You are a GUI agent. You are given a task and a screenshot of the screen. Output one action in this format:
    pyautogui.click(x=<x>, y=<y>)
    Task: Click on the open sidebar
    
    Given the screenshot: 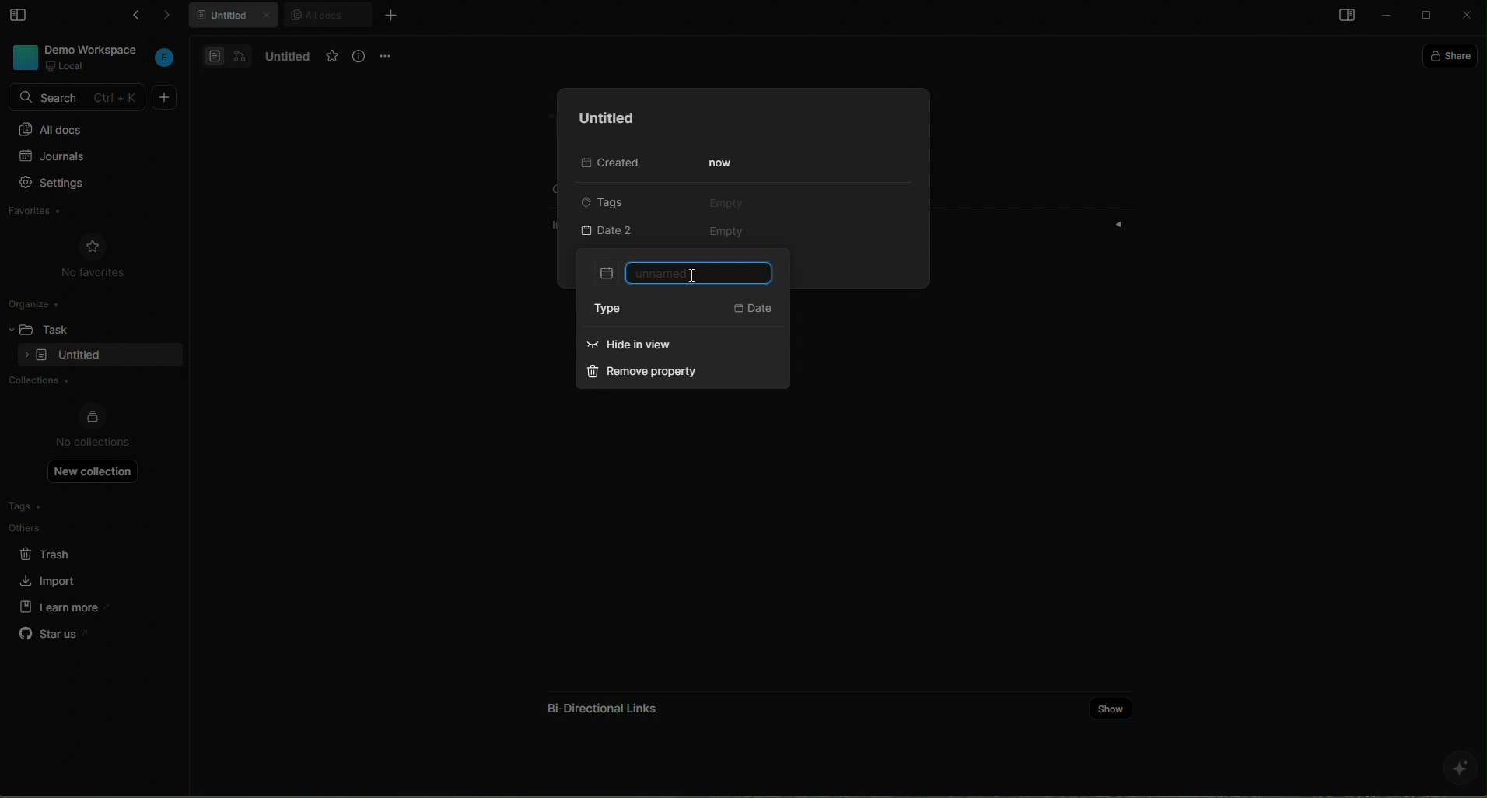 What is the action you would take?
    pyautogui.click(x=1344, y=17)
    